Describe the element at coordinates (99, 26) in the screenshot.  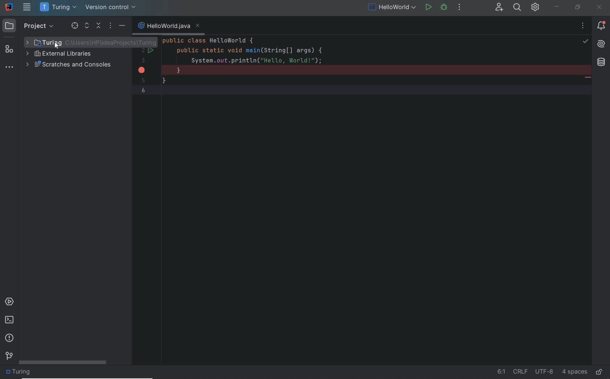
I see `collapse all` at that location.